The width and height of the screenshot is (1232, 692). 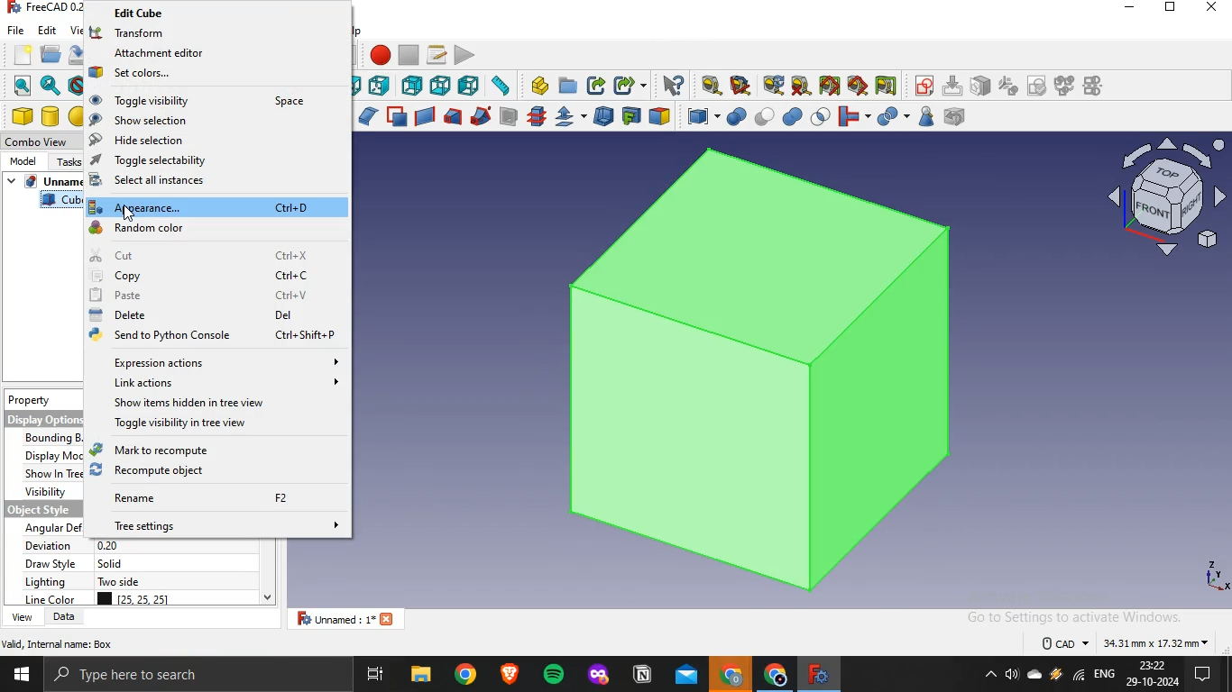 I want to click on select all instances, so click(x=213, y=181).